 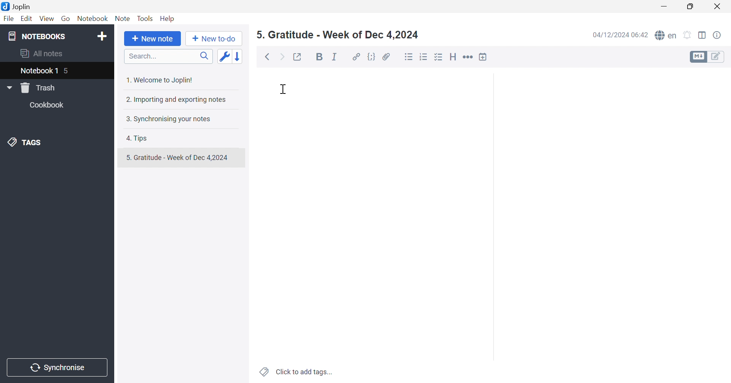 I want to click on Bulleted list, so click(x=409, y=57).